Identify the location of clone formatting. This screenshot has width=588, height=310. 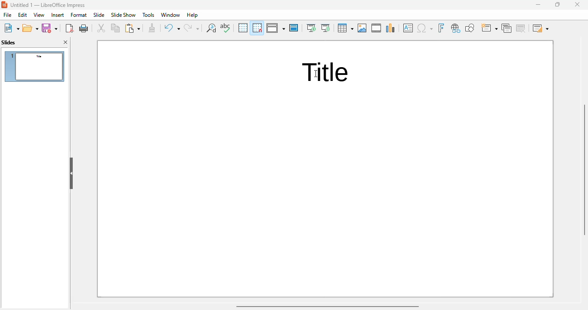
(152, 28).